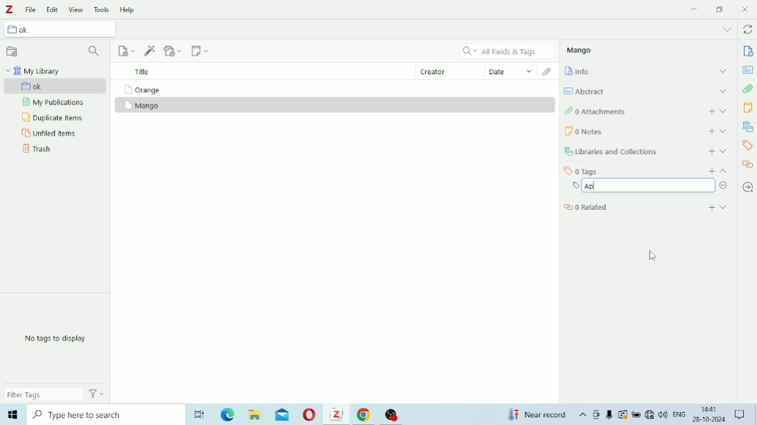  Describe the element at coordinates (642, 206) in the screenshot. I see `Related` at that location.